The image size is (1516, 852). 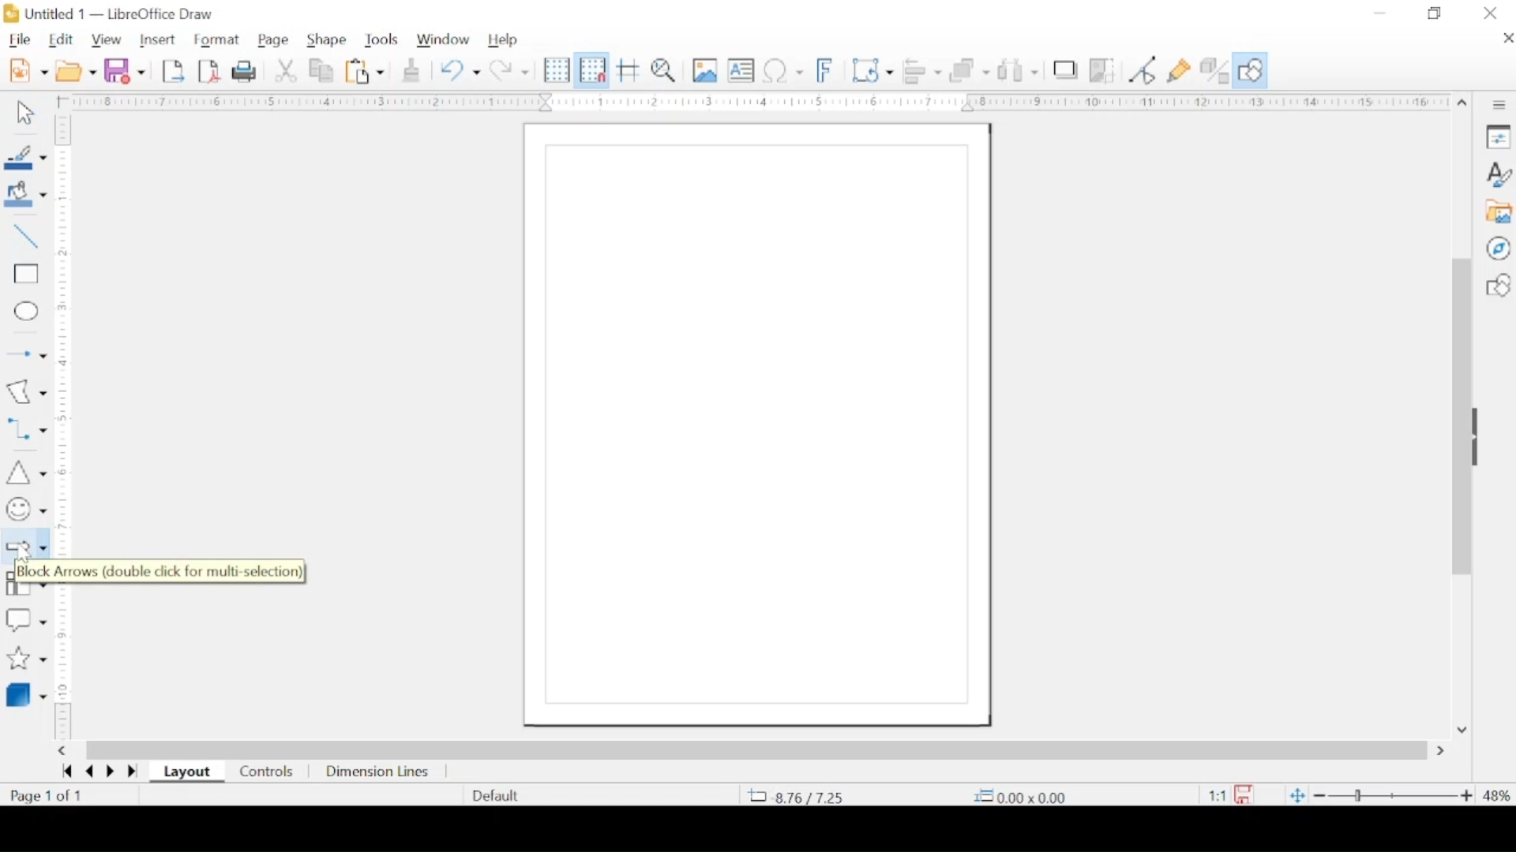 What do you see at coordinates (1296, 794) in the screenshot?
I see `fit to current. window` at bounding box center [1296, 794].